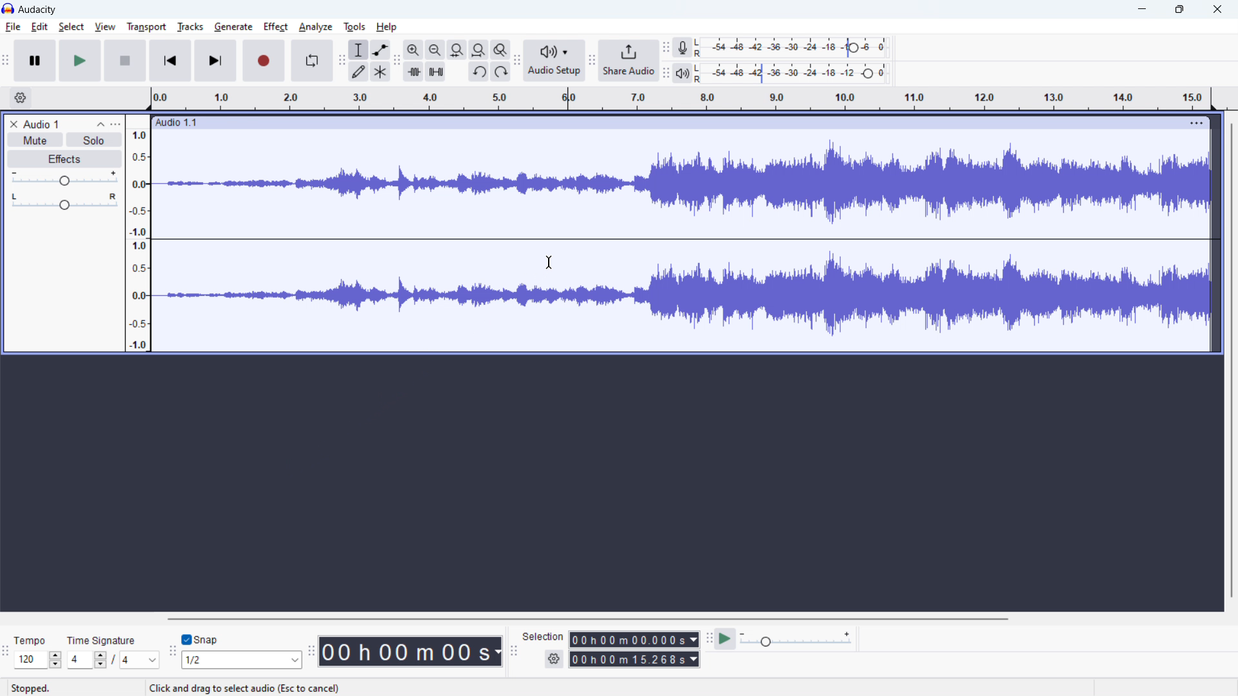 The width and height of the screenshot is (1238, 696). What do you see at coordinates (543, 635) in the screenshot?
I see `Selection` at bounding box center [543, 635].